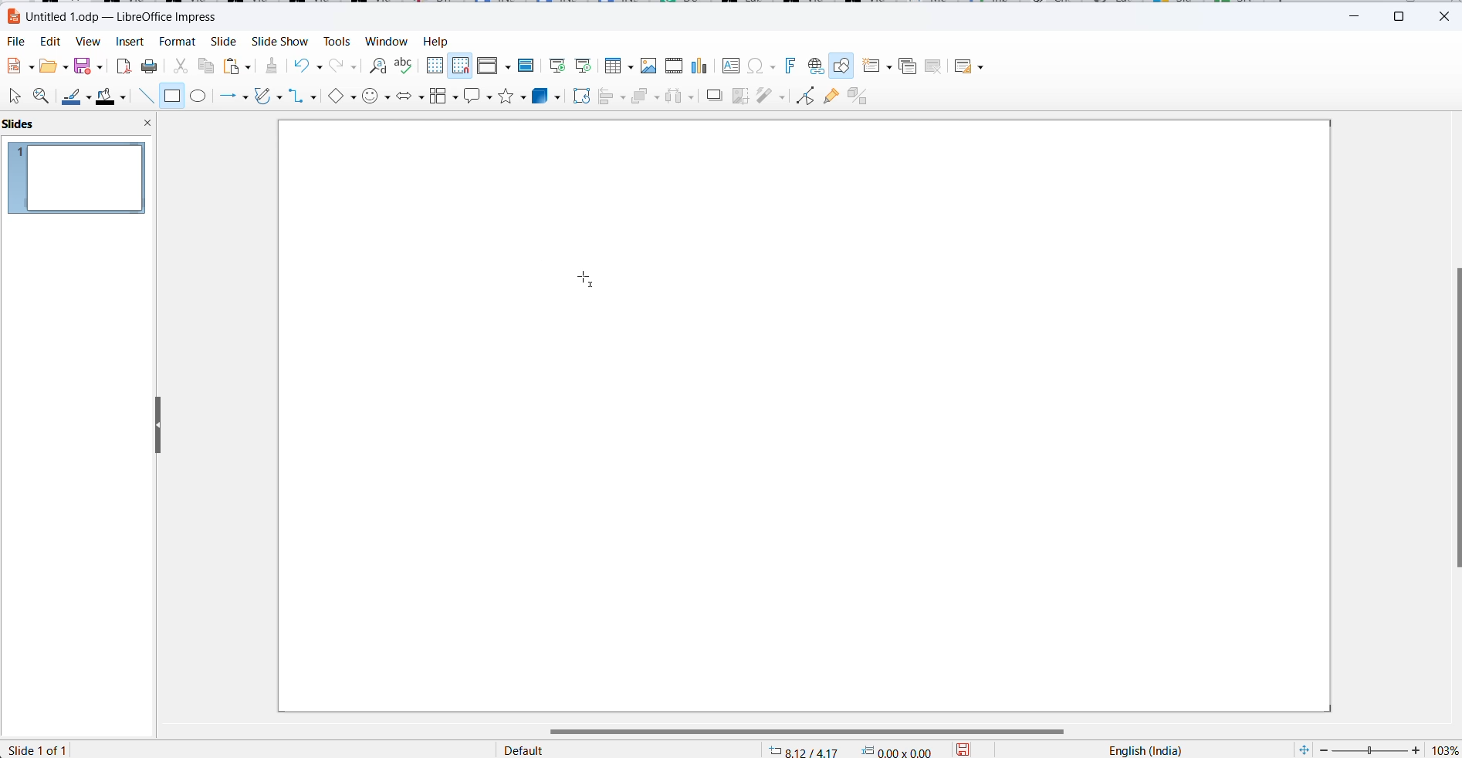 The width and height of the screenshot is (1462, 758). What do you see at coordinates (1443, 750) in the screenshot?
I see `zoom percentage` at bounding box center [1443, 750].